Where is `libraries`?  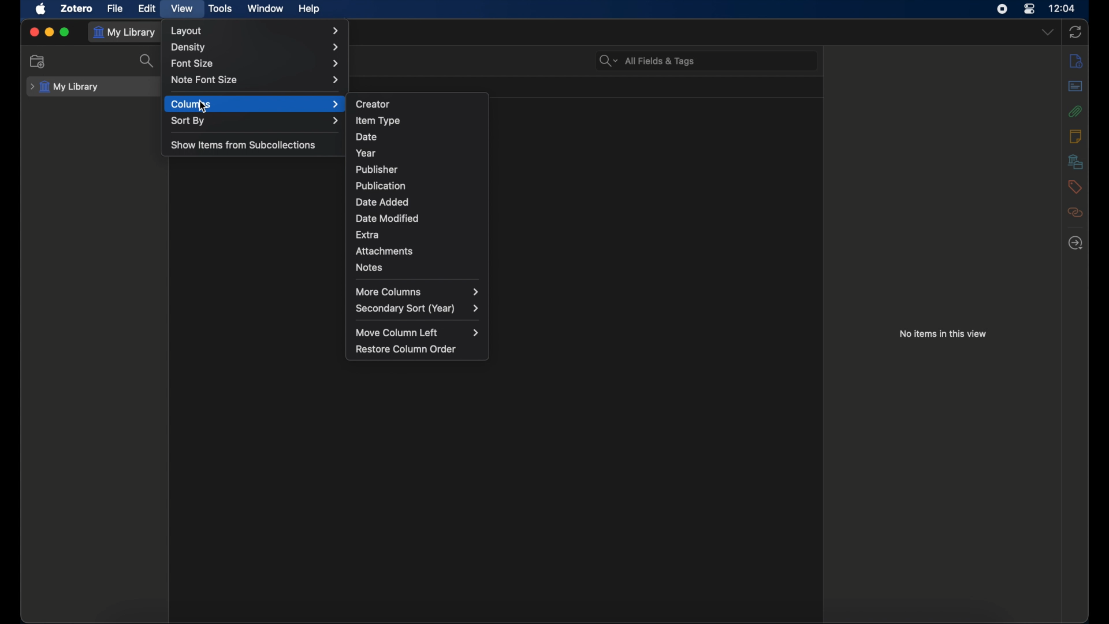
libraries is located at coordinates (1075, 162).